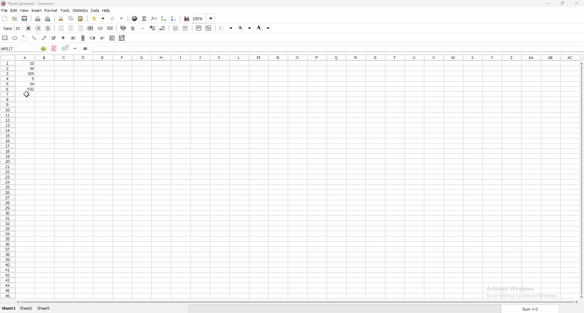 Image resolution: width=584 pixels, height=313 pixels. Describe the element at coordinates (85, 48) in the screenshot. I see `formula` at that location.